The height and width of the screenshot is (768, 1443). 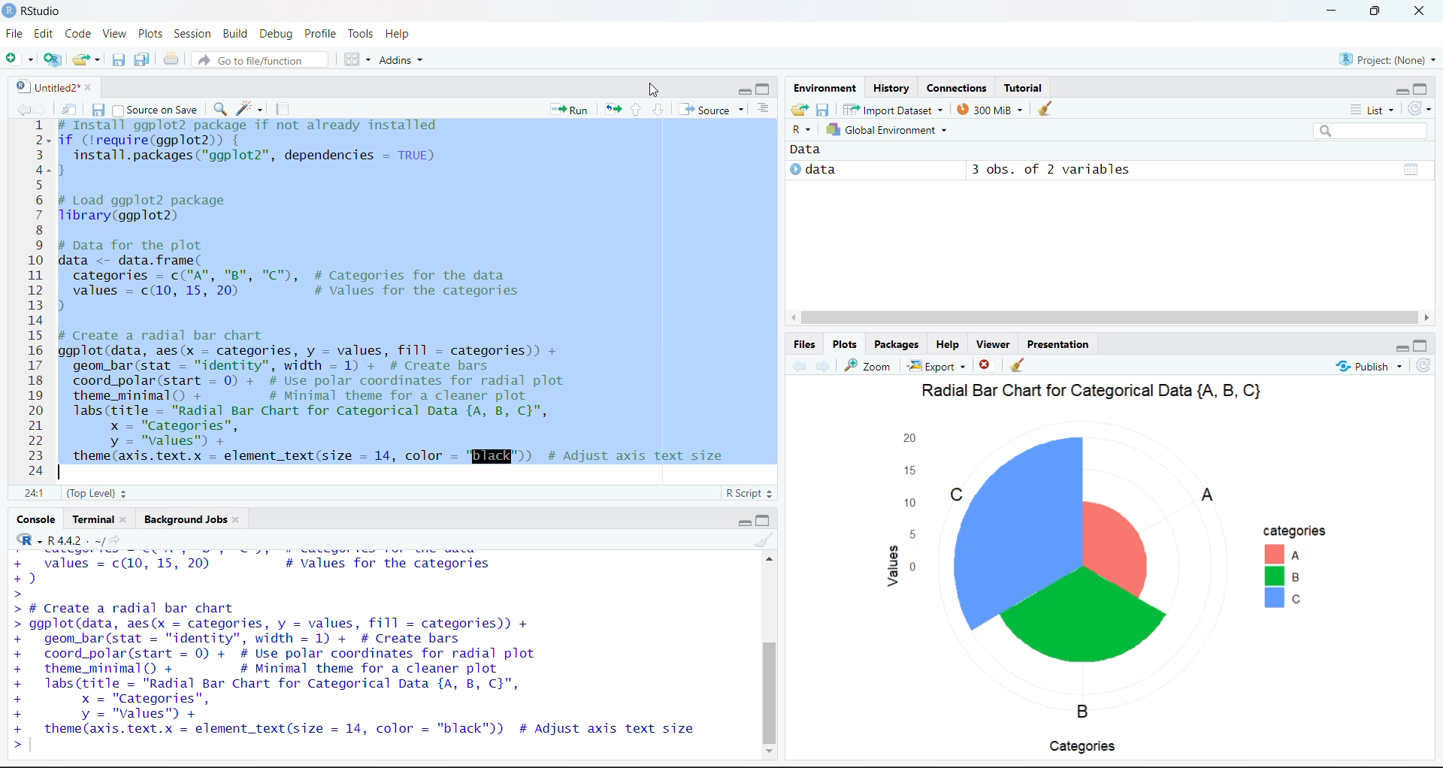 What do you see at coordinates (896, 344) in the screenshot?
I see `Packages` at bounding box center [896, 344].